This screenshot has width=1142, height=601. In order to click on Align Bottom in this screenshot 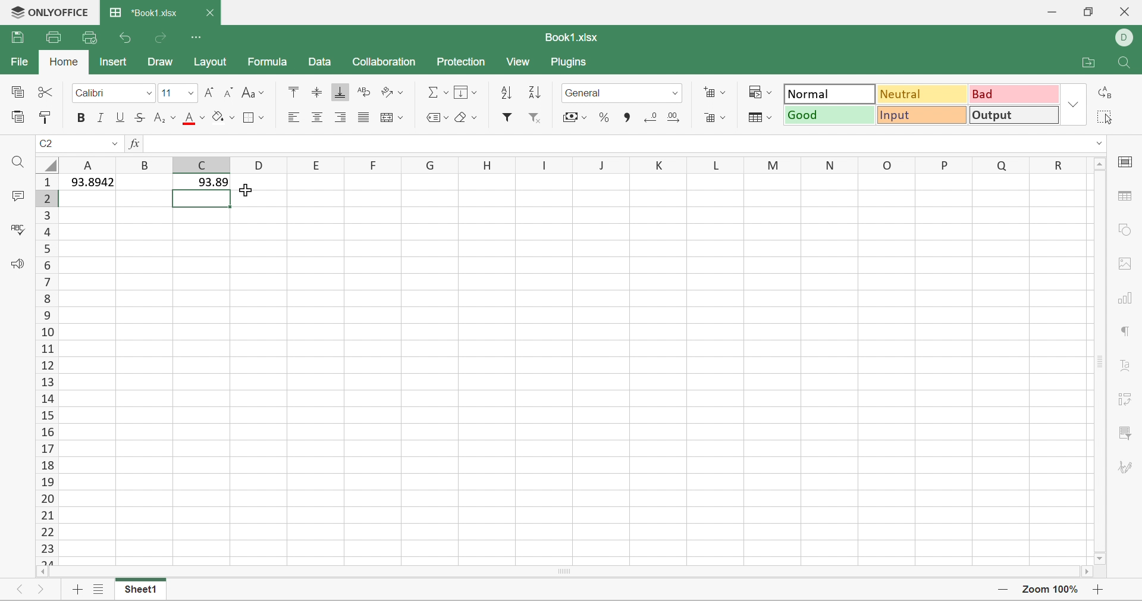, I will do `click(340, 92)`.